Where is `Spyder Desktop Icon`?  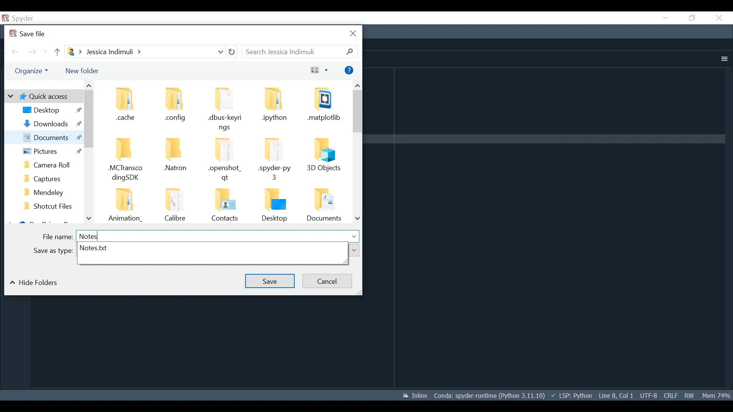 Spyder Desktop Icon is located at coordinates (5, 19).